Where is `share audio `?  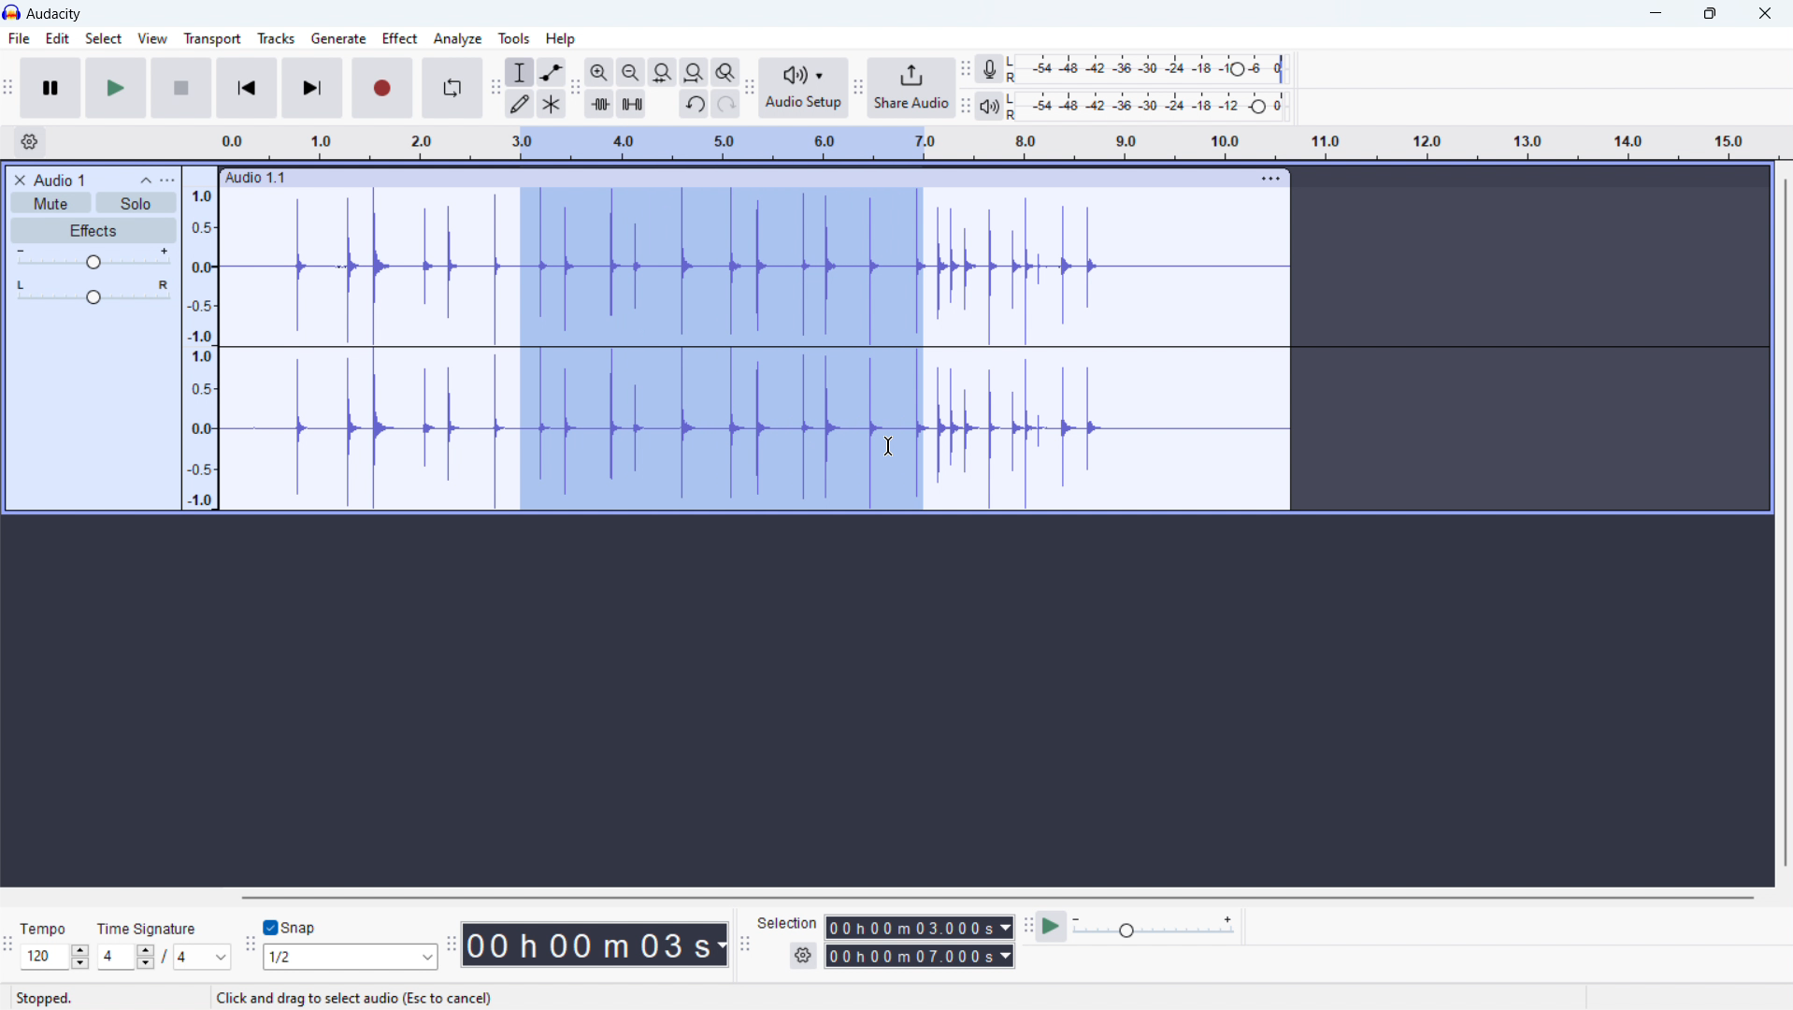
share audio  is located at coordinates (911, 88).